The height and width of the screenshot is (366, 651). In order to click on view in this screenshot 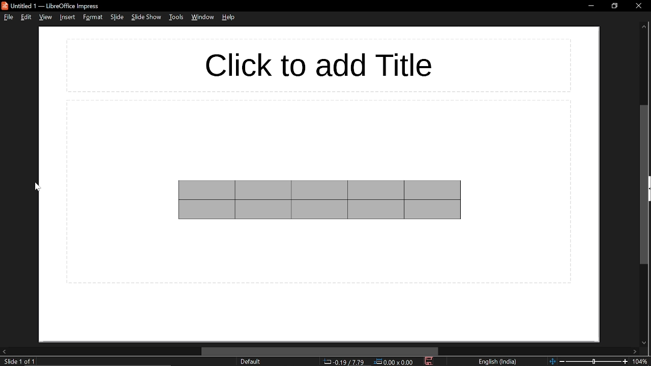, I will do `click(46, 17)`.